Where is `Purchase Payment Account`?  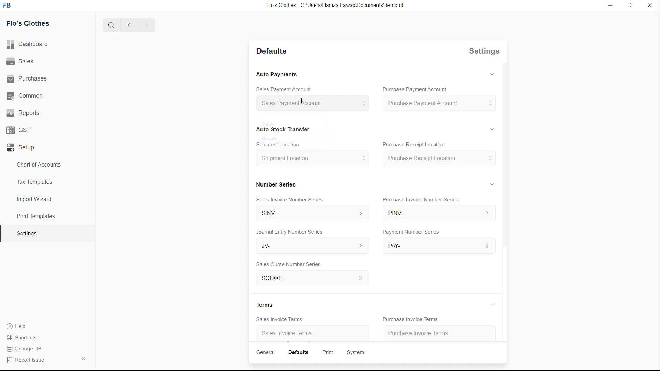
Purchase Payment Account is located at coordinates (438, 104).